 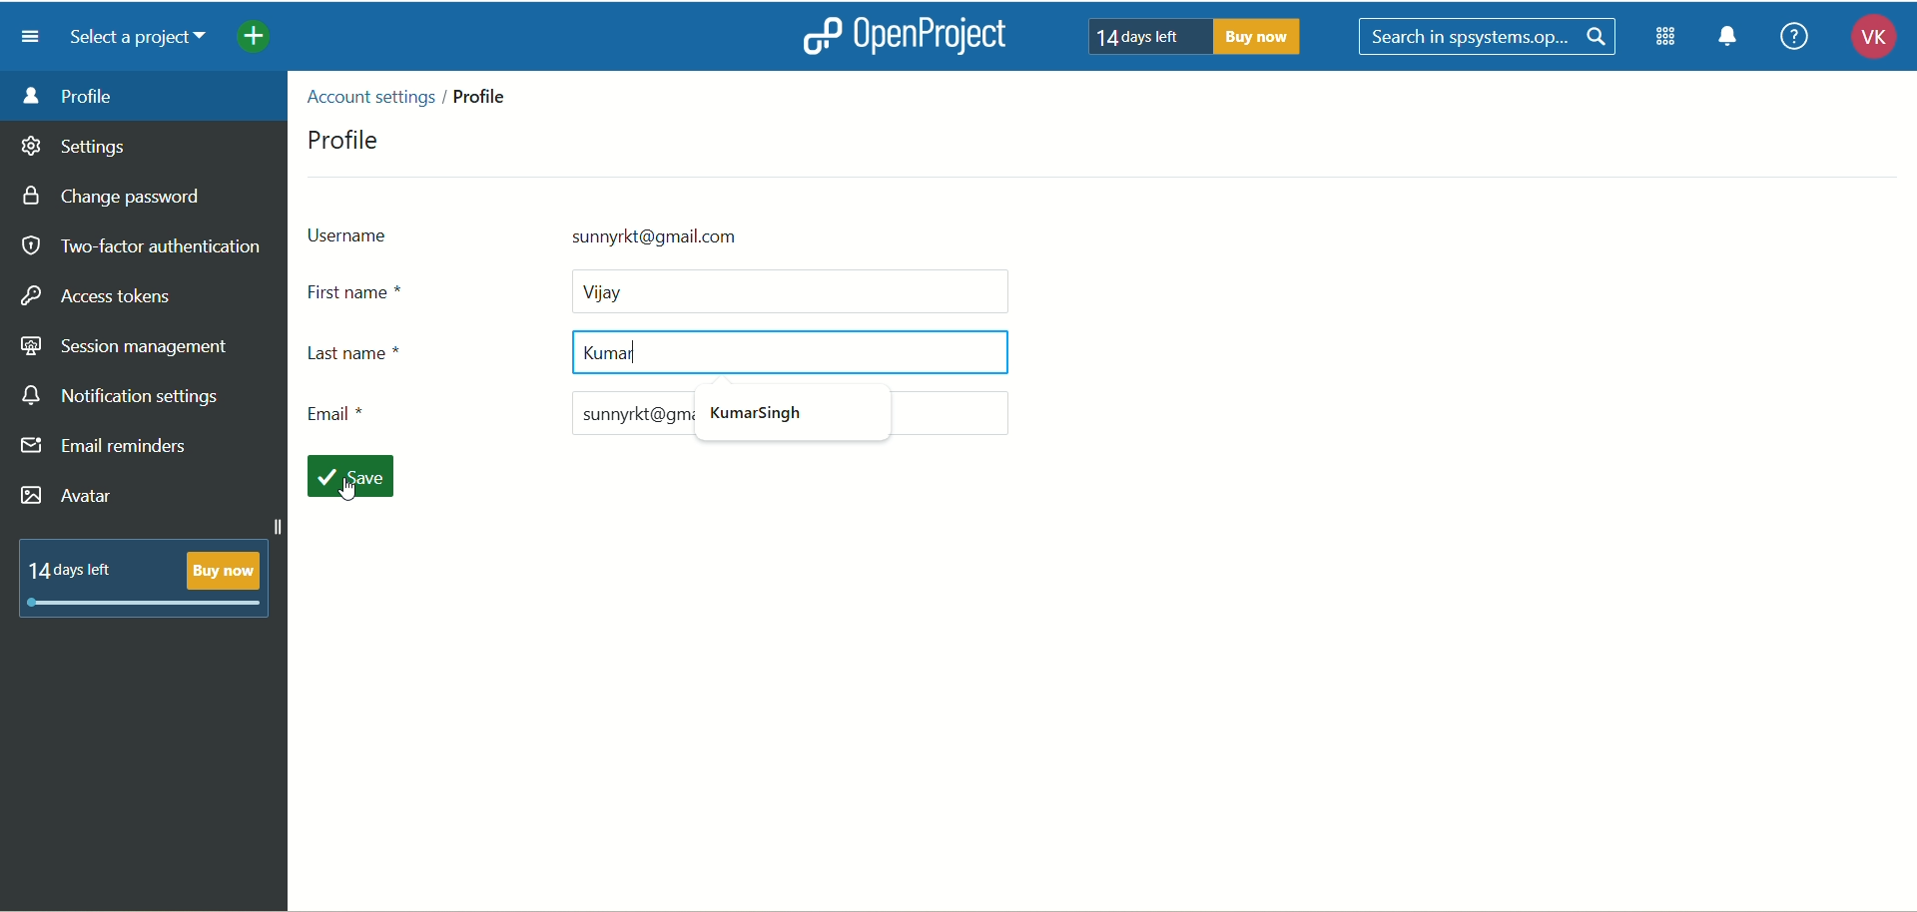 I want to click on select a project, so click(x=146, y=40).